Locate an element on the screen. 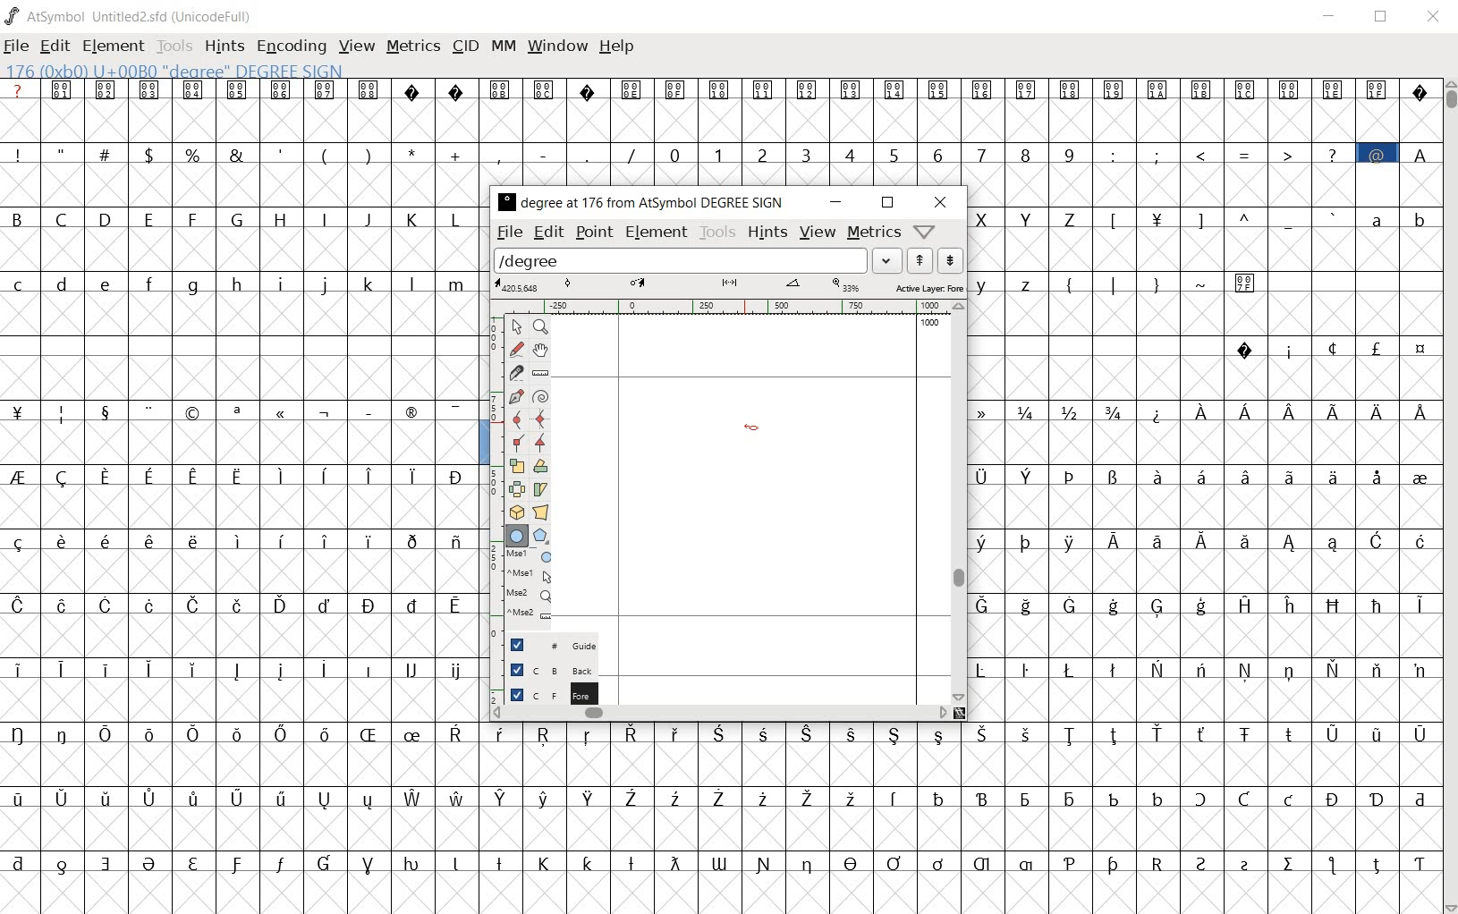 The width and height of the screenshot is (1458, 914). hints is located at coordinates (224, 47).